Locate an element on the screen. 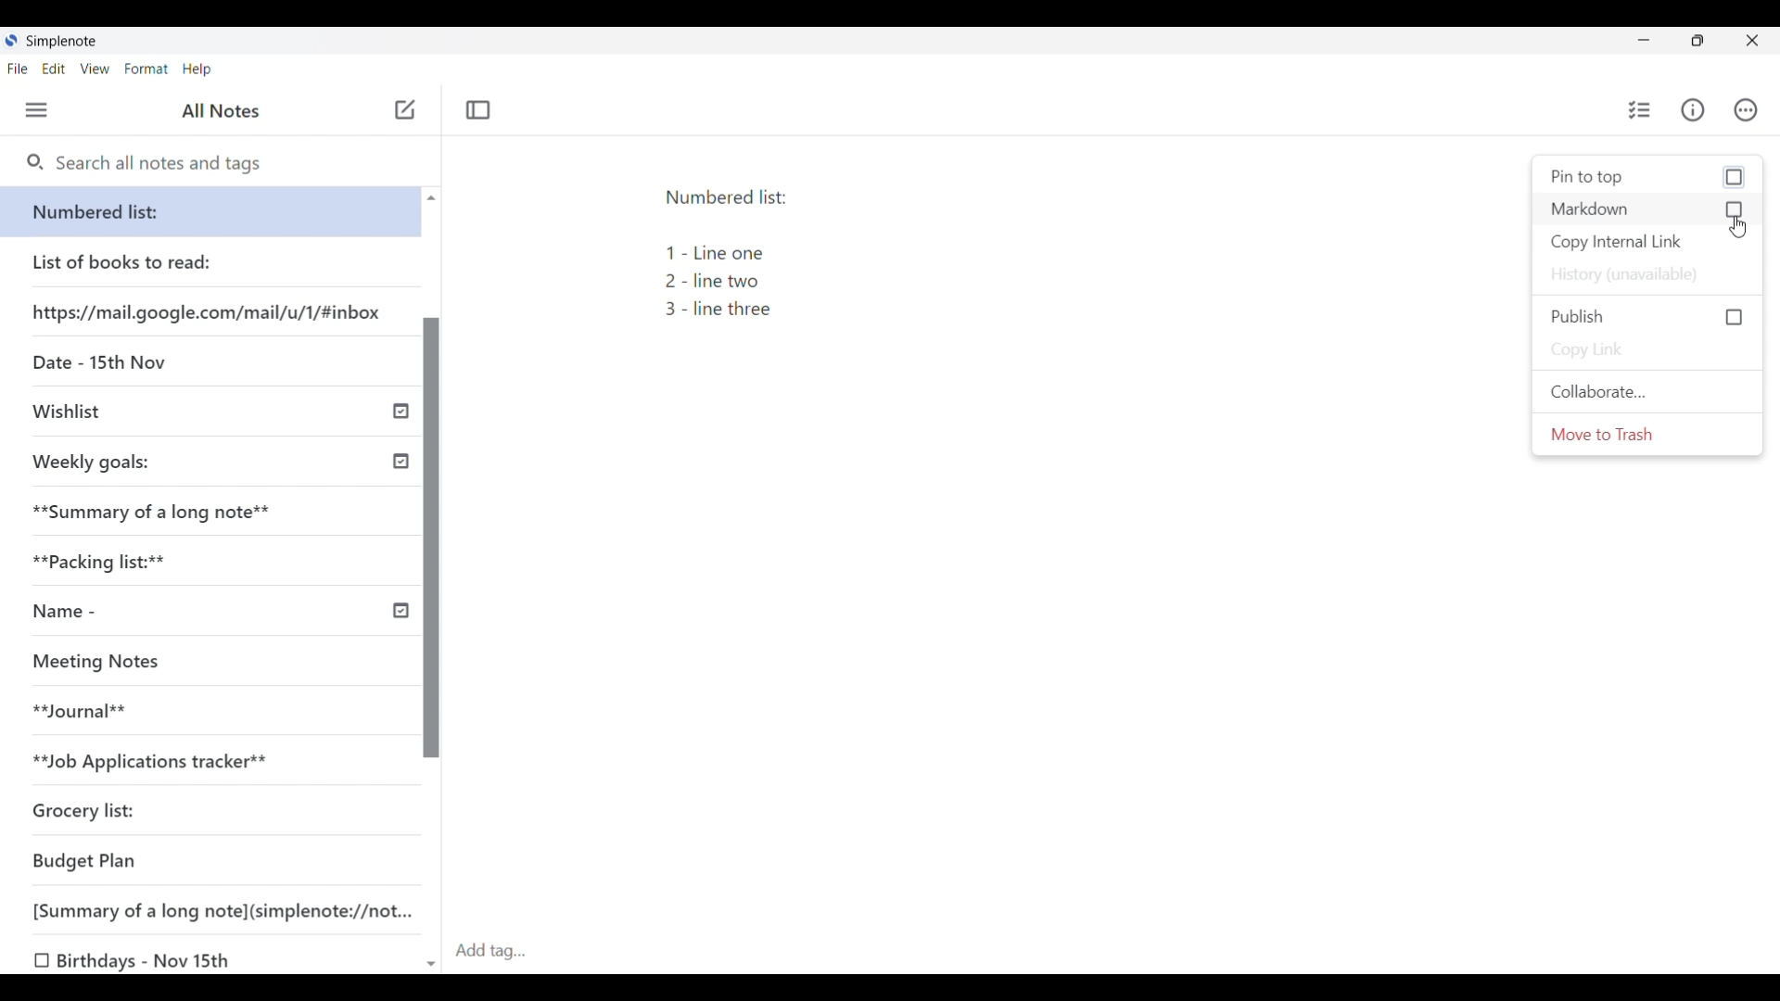 Image resolution: width=1780 pixels, height=1001 pixels. Summary of a long note** is located at coordinates (151, 513).